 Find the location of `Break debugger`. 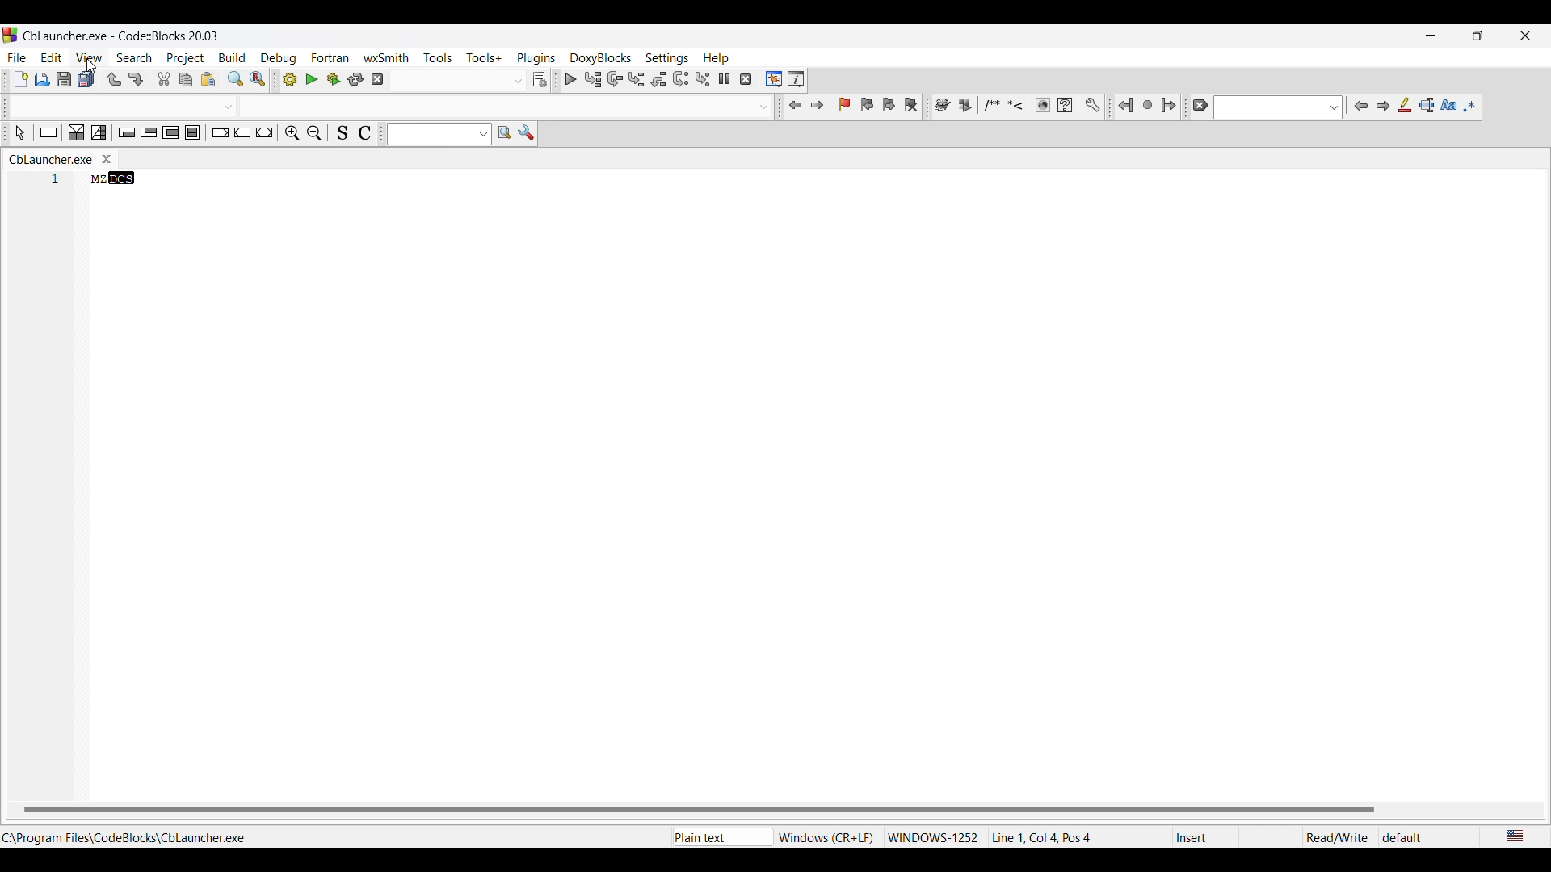

Break debugger is located at coordinates (725, 79).